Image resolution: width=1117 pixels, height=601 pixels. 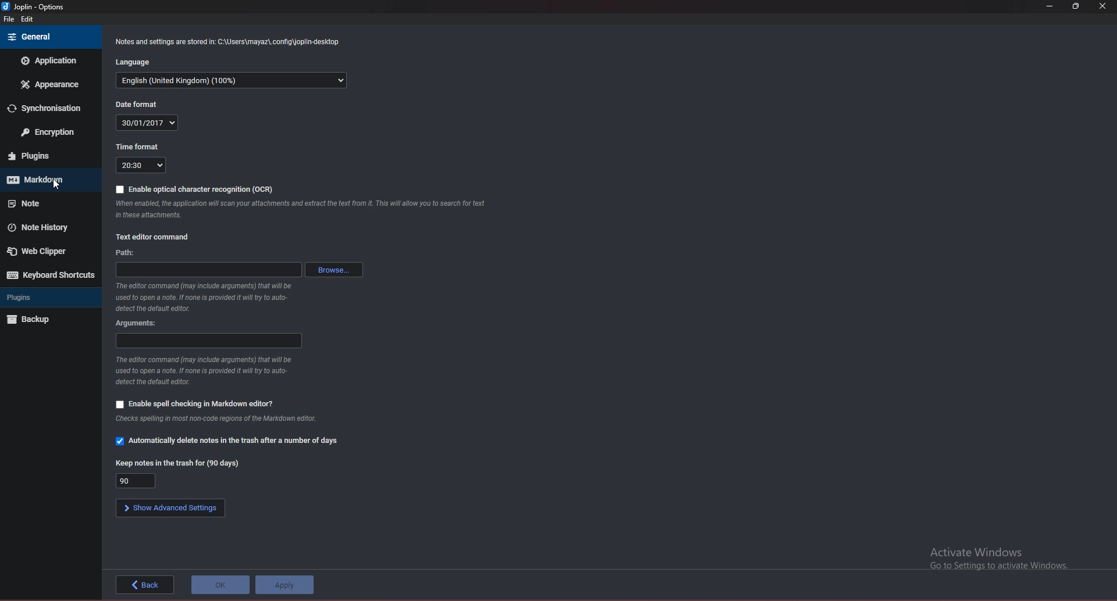 I want to click on time format, so click(x=140, y=165).